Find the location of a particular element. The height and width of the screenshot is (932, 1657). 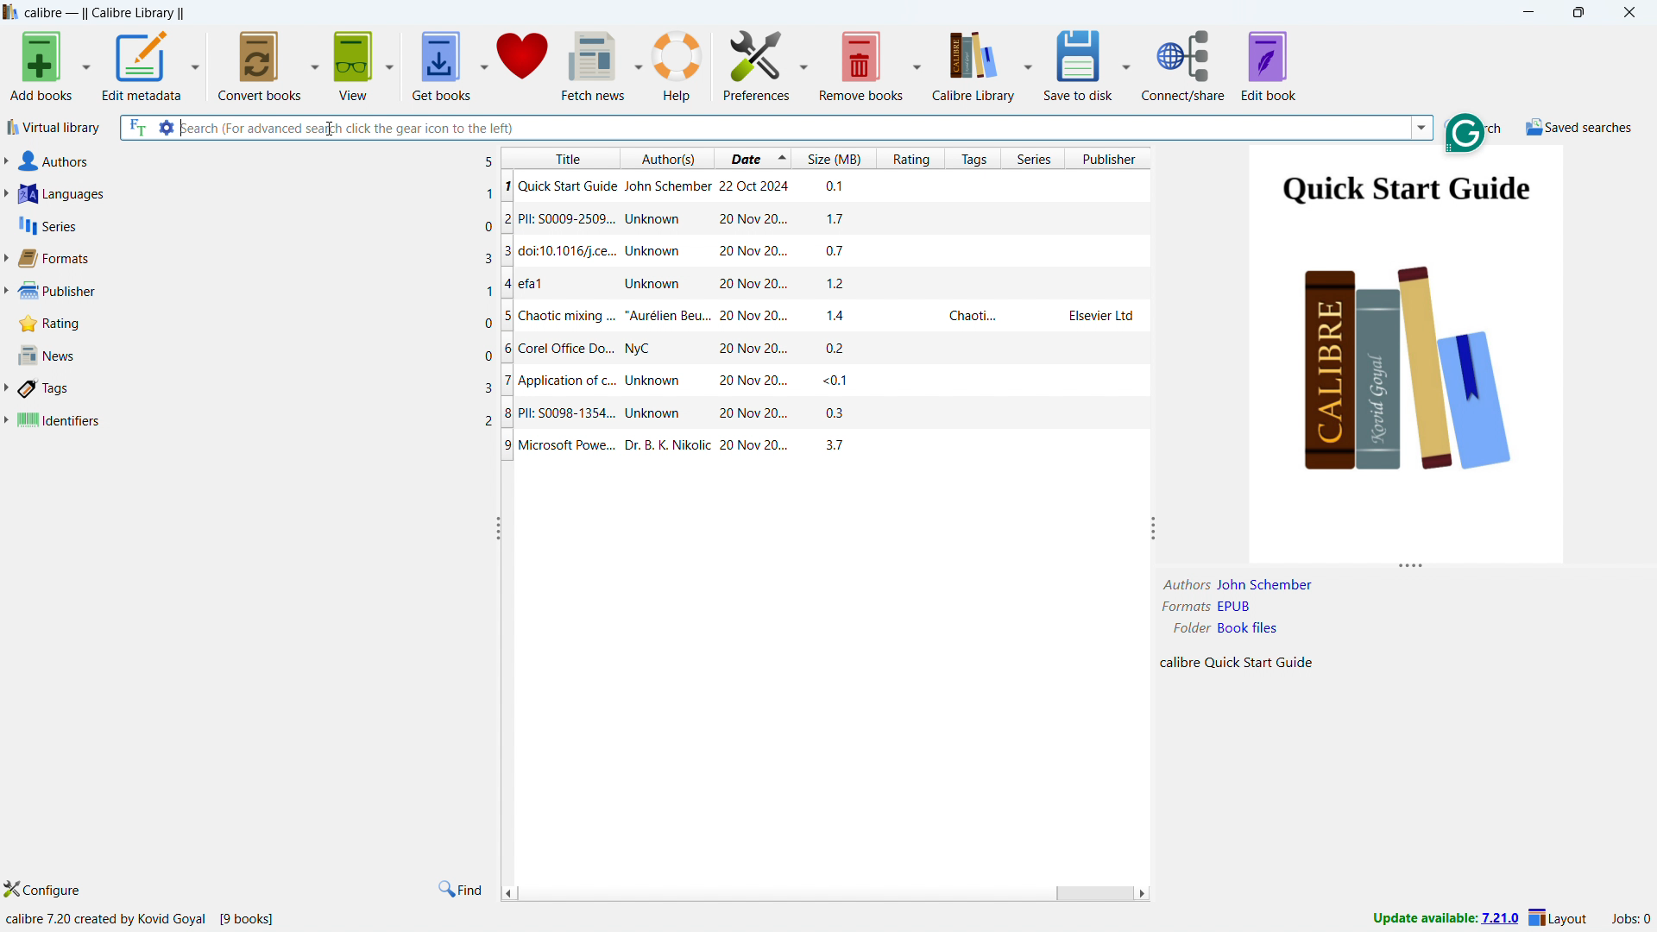

get books is located at coordinates (441, 64).